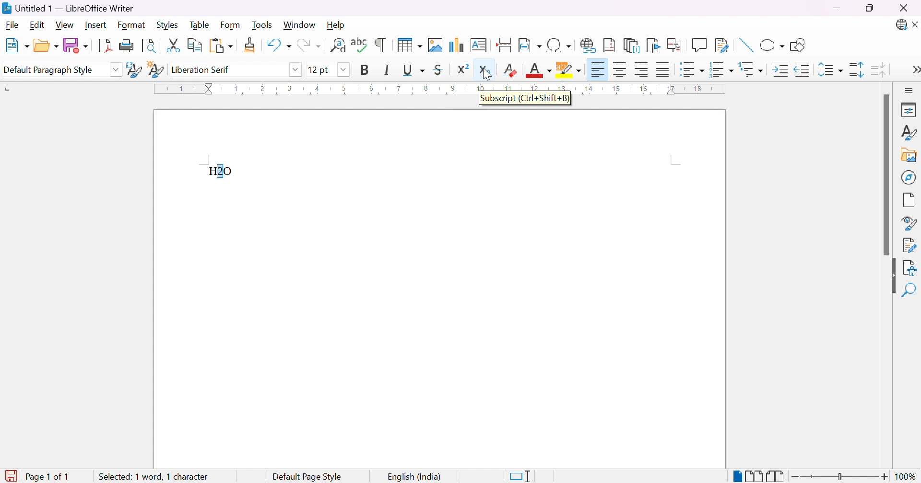 The width and height of the screenshot is (921, 483). Describe the element at coordinates (782, 71) in the screenshot. I see `Increase indent ` at that location.